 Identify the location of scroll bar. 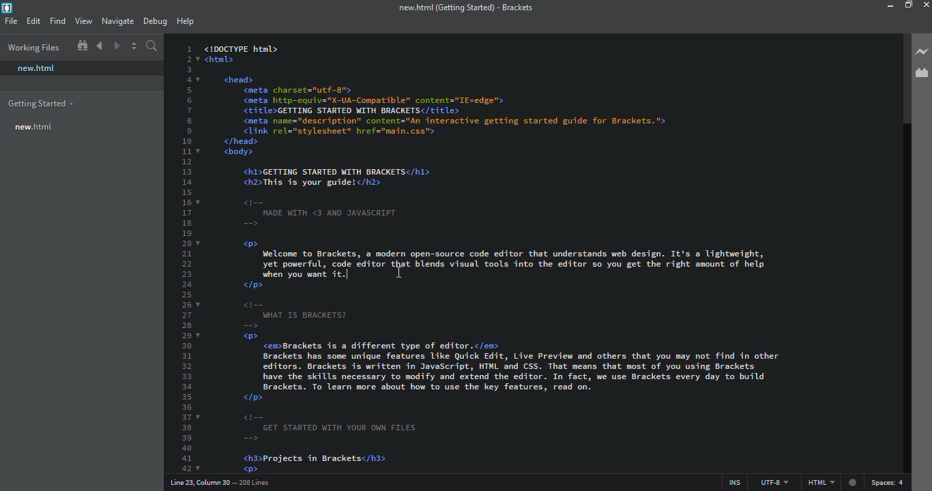
(899, 78).